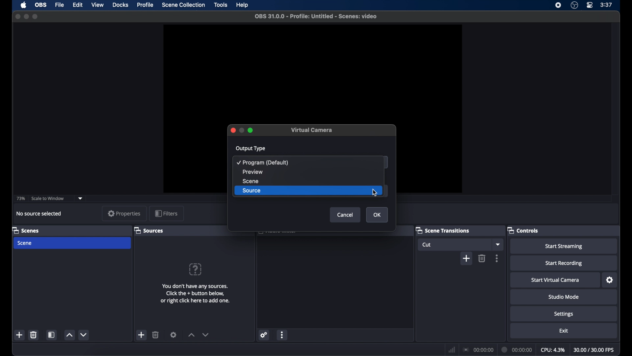 The height and width of the screenshot is (356, 632). I want to click on exit, so click(564, 331).